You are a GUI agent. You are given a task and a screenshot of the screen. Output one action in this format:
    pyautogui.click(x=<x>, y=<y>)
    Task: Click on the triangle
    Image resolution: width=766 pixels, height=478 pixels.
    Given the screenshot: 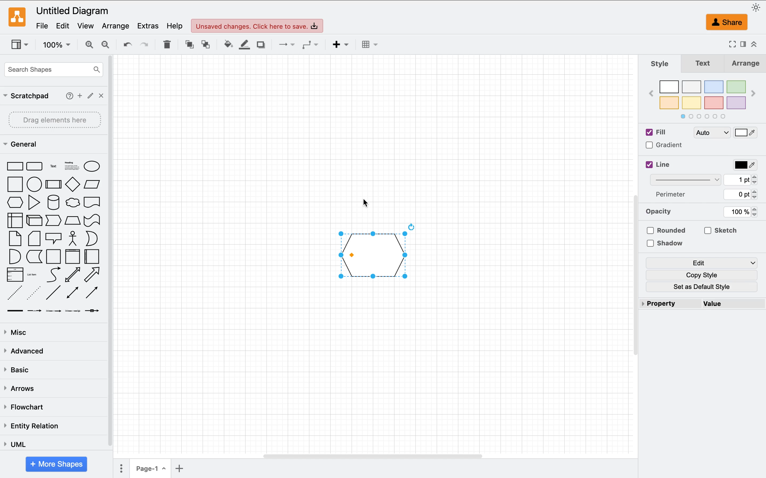 What is the action you would take?
    pyautogui.click(x=34, y=202)
    